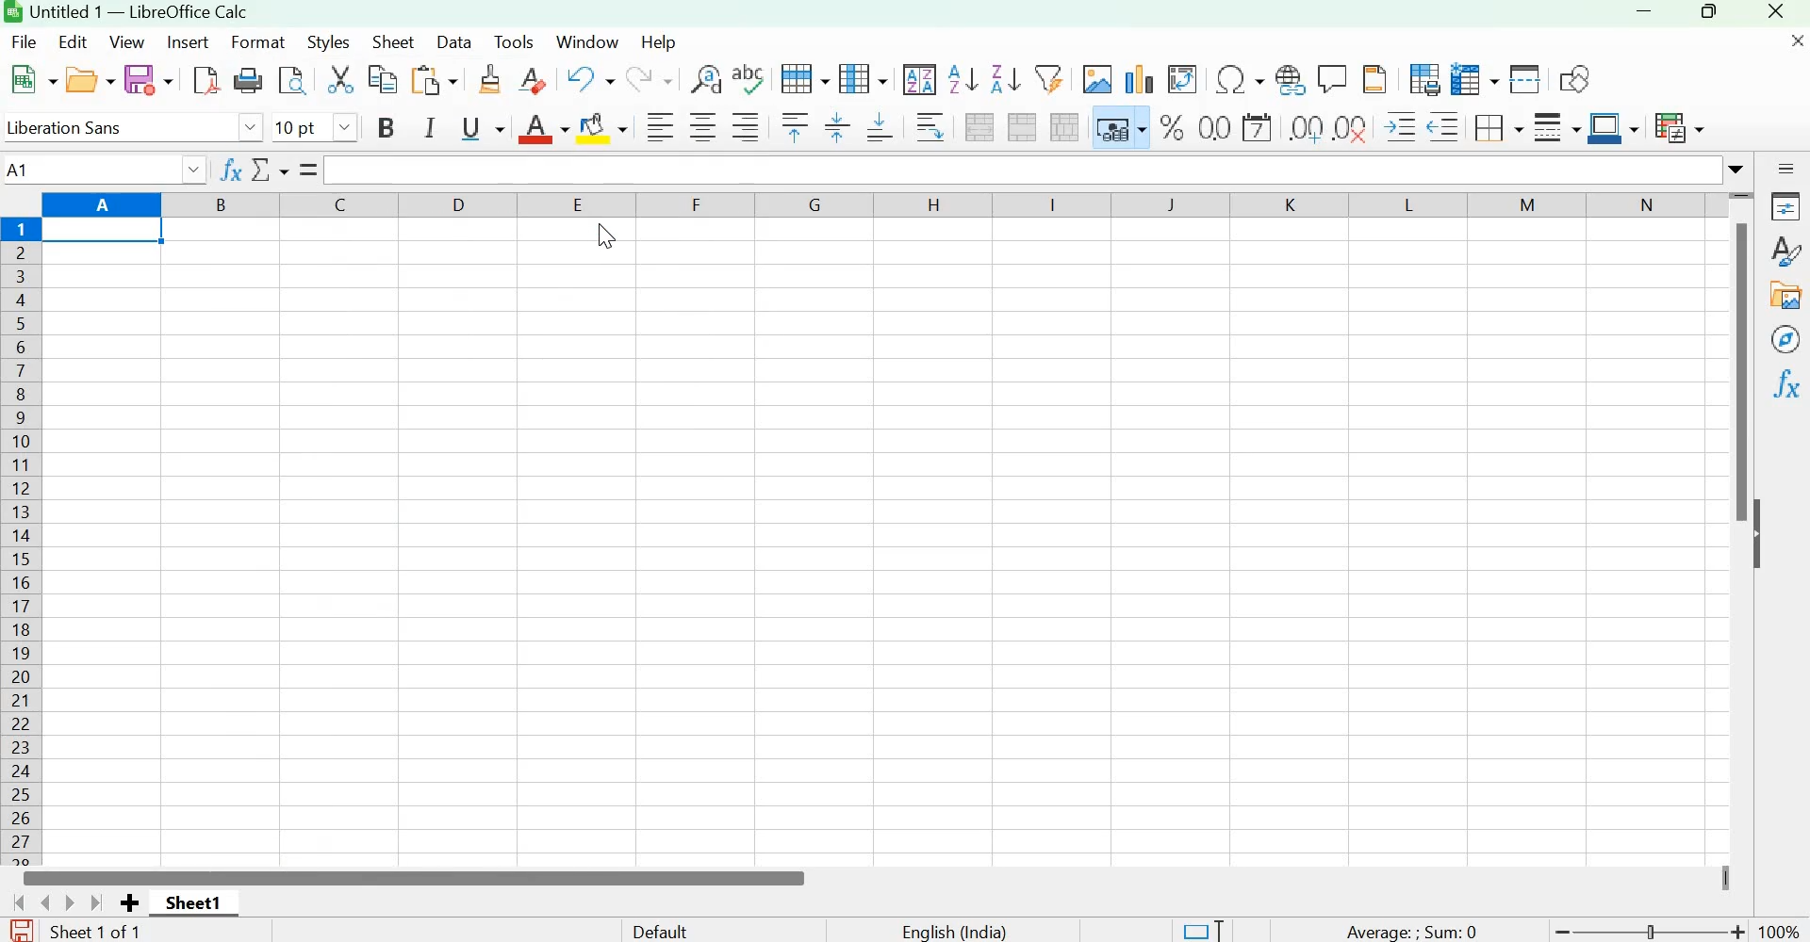 The width and height of the screenshot is (1810, 942). Describe the element at coordinates (604, 125) in the screenshot. I see `Background color` at that location.